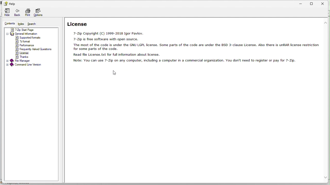 The width and height of the screenshot is (330, 185). I want to click on 7 zip start page, so click(21, 30).